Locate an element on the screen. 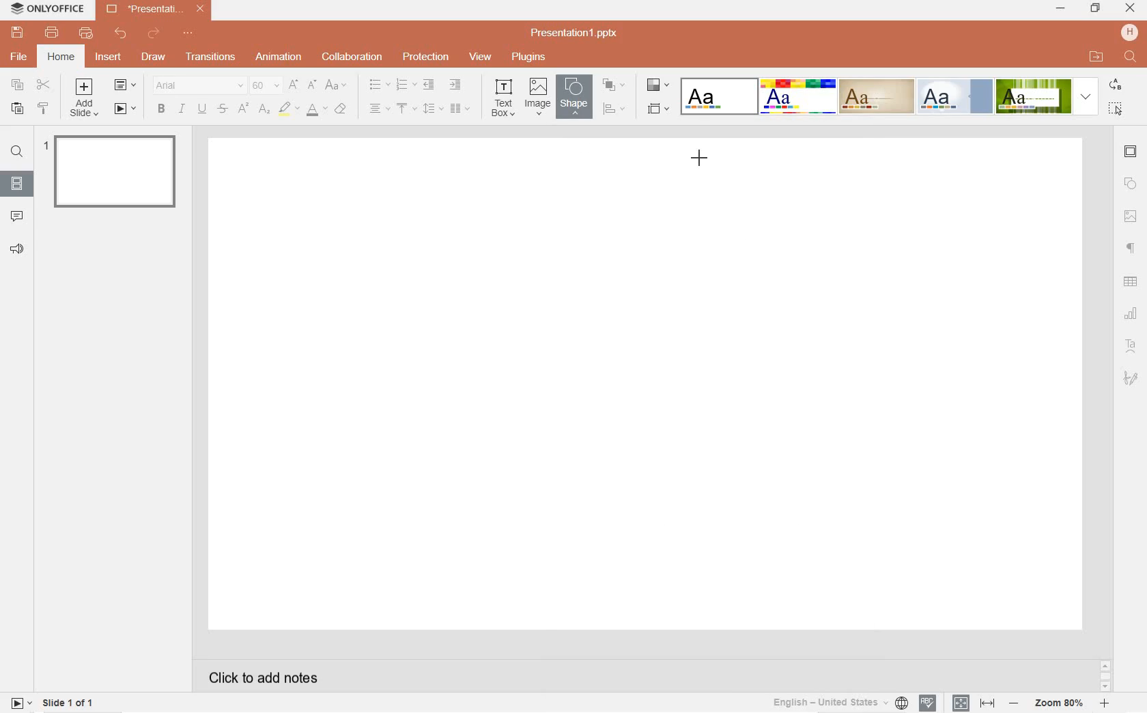  collaboration is located at coordinates (353, 57).